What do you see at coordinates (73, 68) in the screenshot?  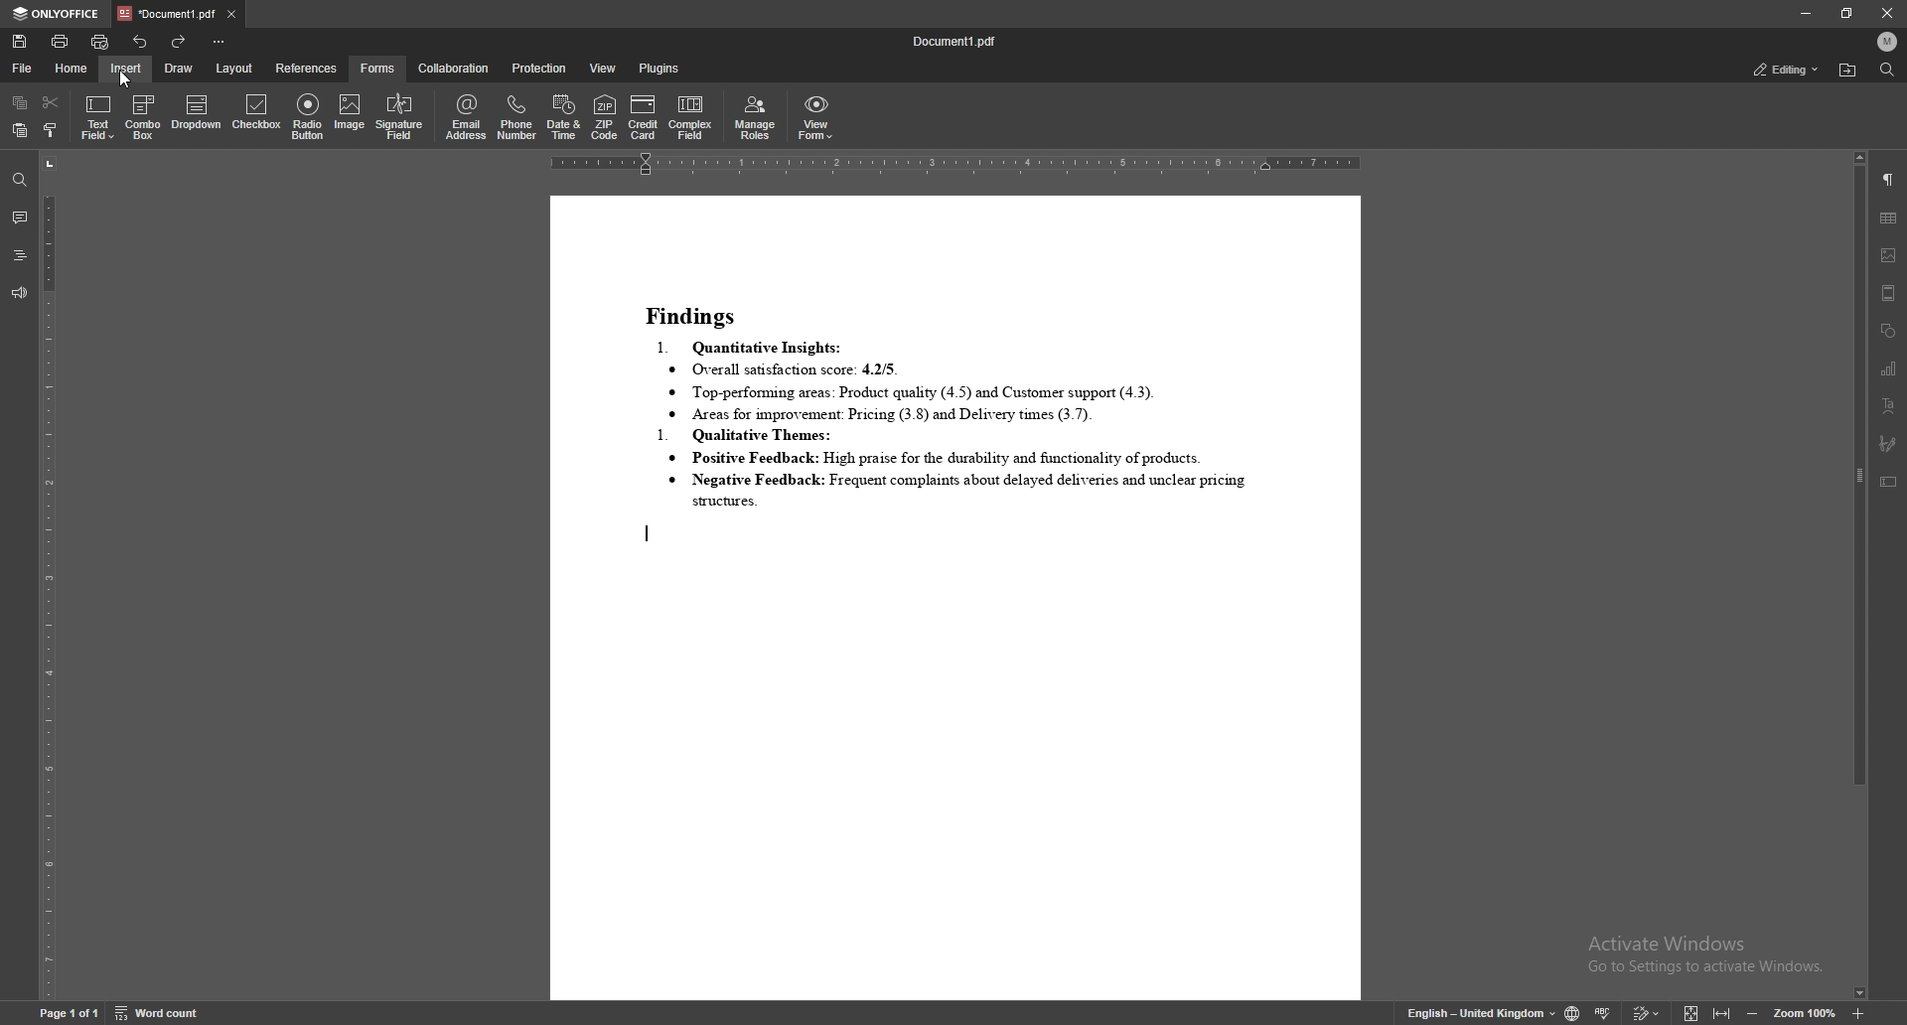 I see `home` at bounding box center [73, 68].